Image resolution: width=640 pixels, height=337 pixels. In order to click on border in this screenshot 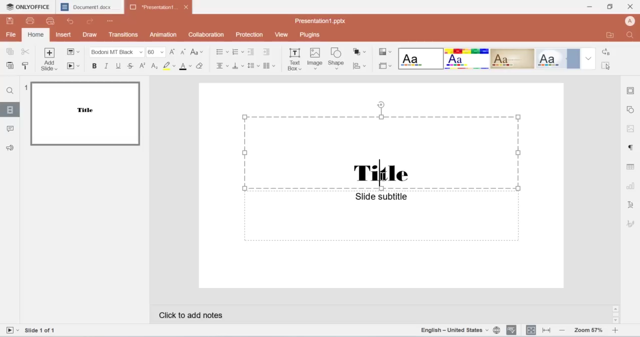, I will do `click(383, 65)`.